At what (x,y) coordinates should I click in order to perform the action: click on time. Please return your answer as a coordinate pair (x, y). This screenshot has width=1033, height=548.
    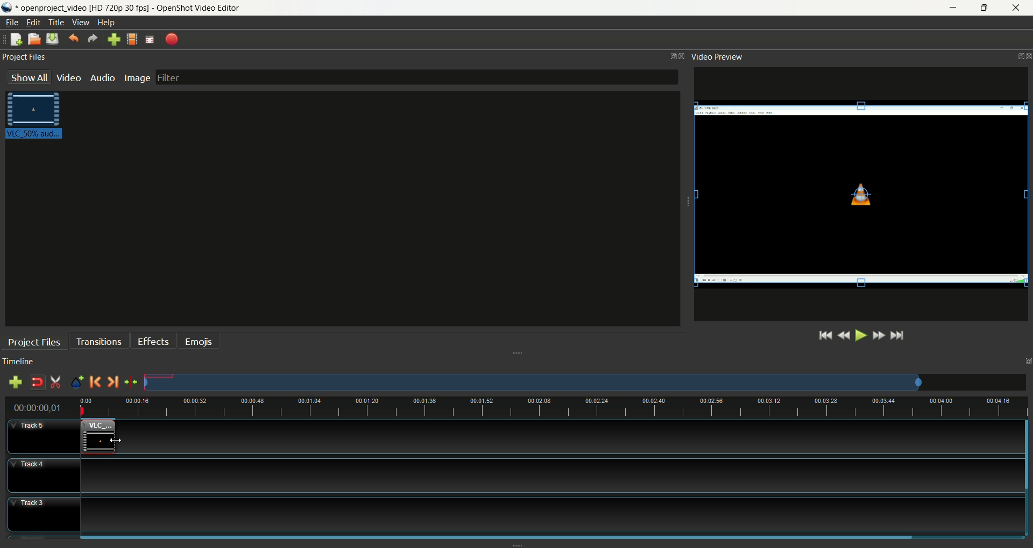
    Looking at the image, I should click on (41, 407).